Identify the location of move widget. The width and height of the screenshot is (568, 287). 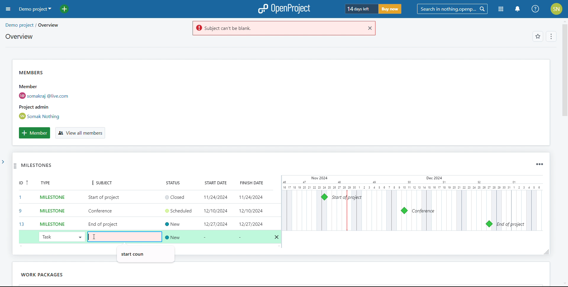
(15, 167).